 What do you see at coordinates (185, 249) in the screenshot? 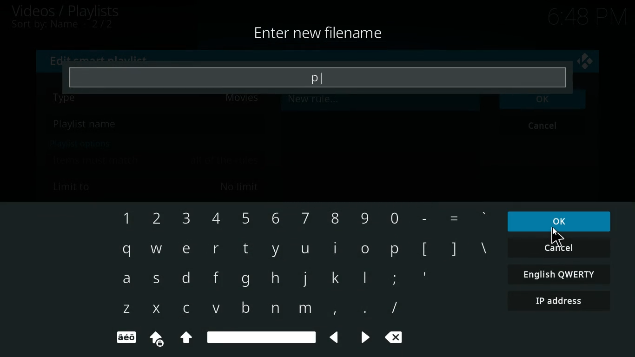
I see `e` at bounding box center [185, 249].